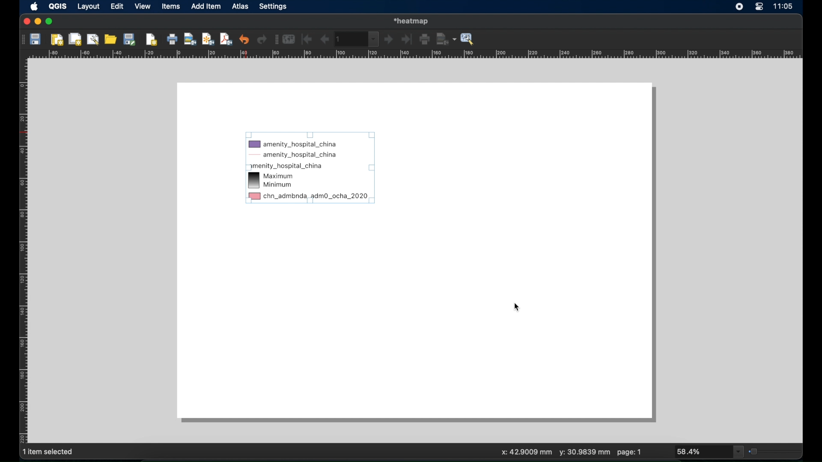  I want to click on edit, so click(117, 7).